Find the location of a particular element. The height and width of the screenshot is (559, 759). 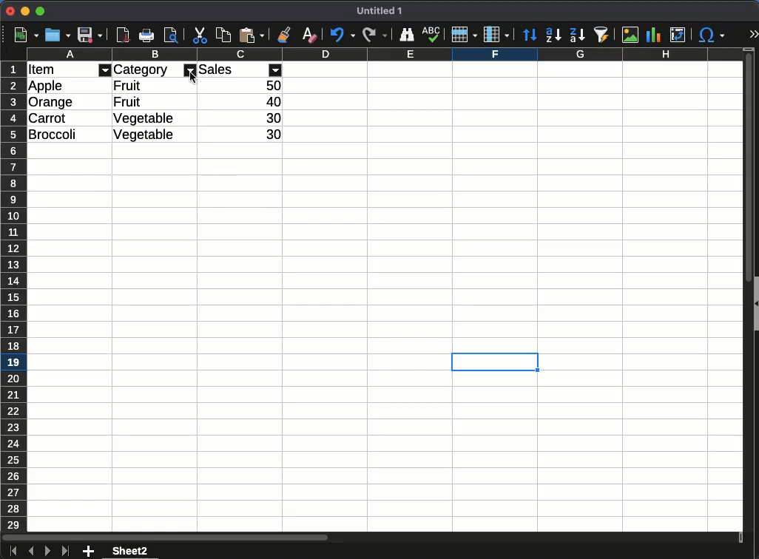

apple is located at coordinates (47, 86).